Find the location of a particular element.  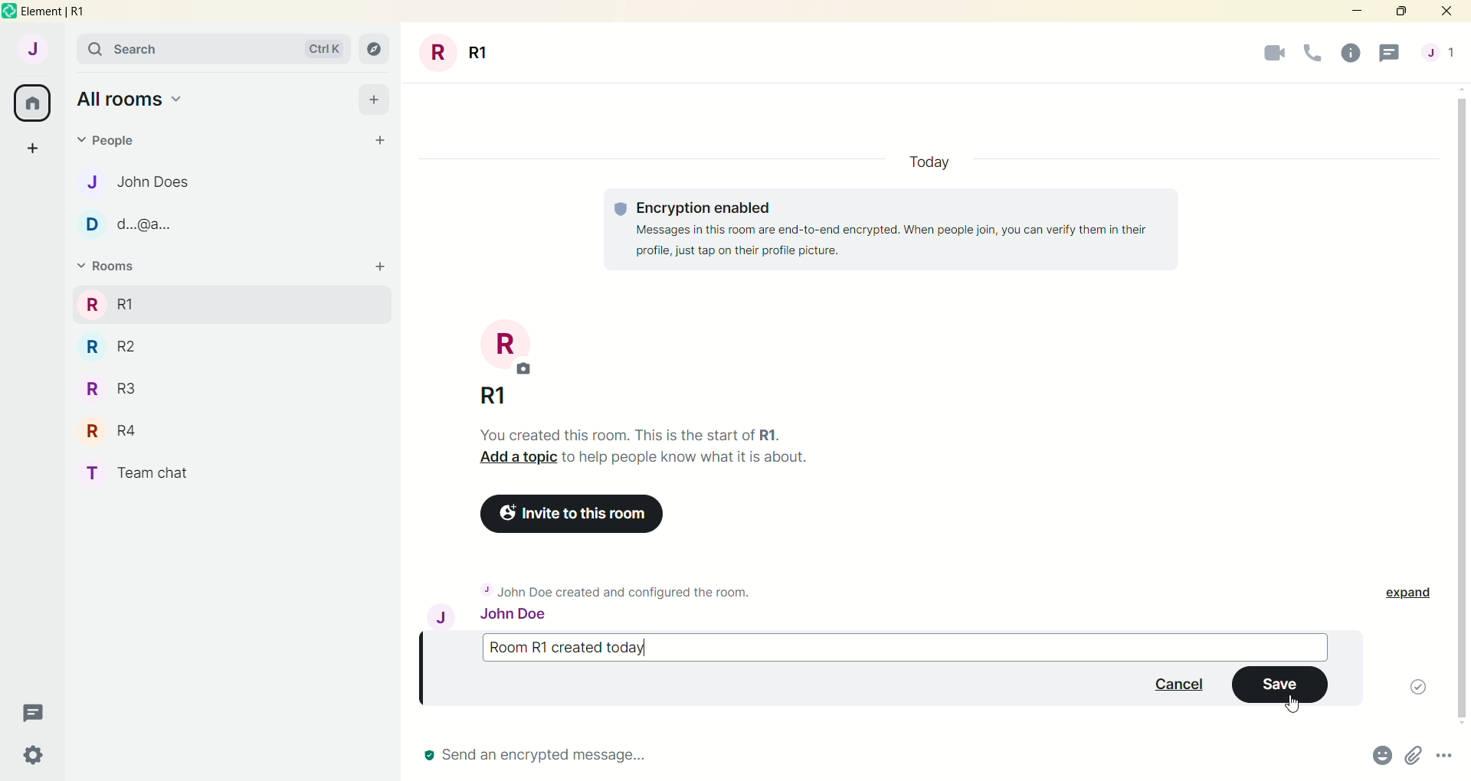

add is located at coordinates (375, 100).